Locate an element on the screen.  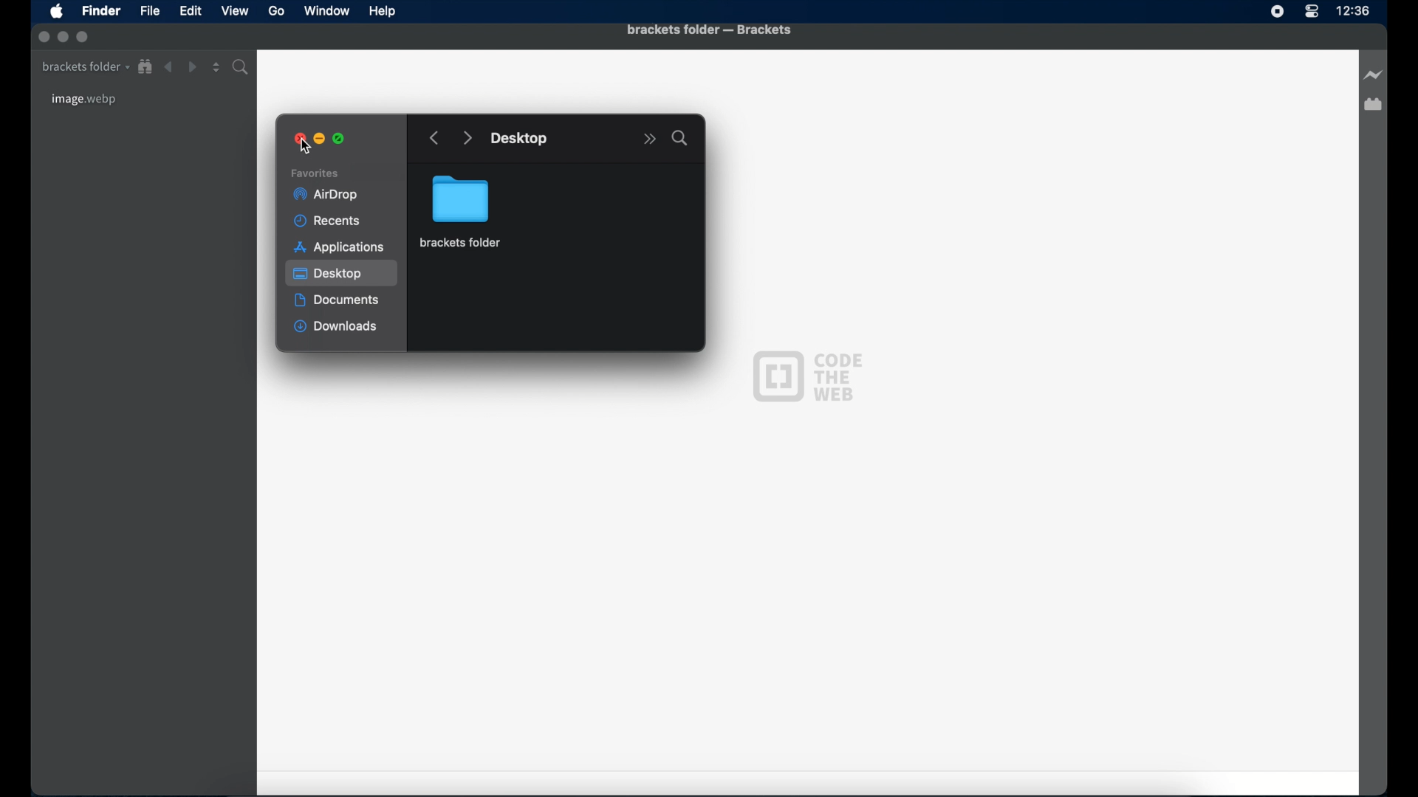
File is located at coordinates (150, 10).